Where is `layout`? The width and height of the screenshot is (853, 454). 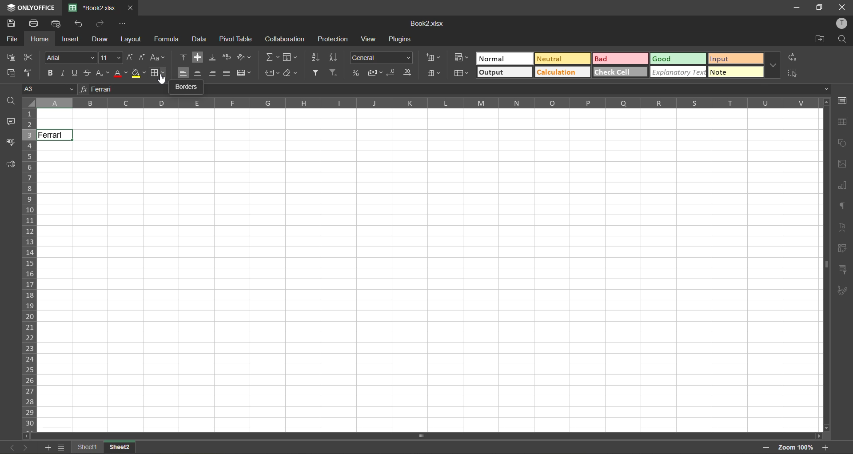 layout is located at coordinates (130, 39).